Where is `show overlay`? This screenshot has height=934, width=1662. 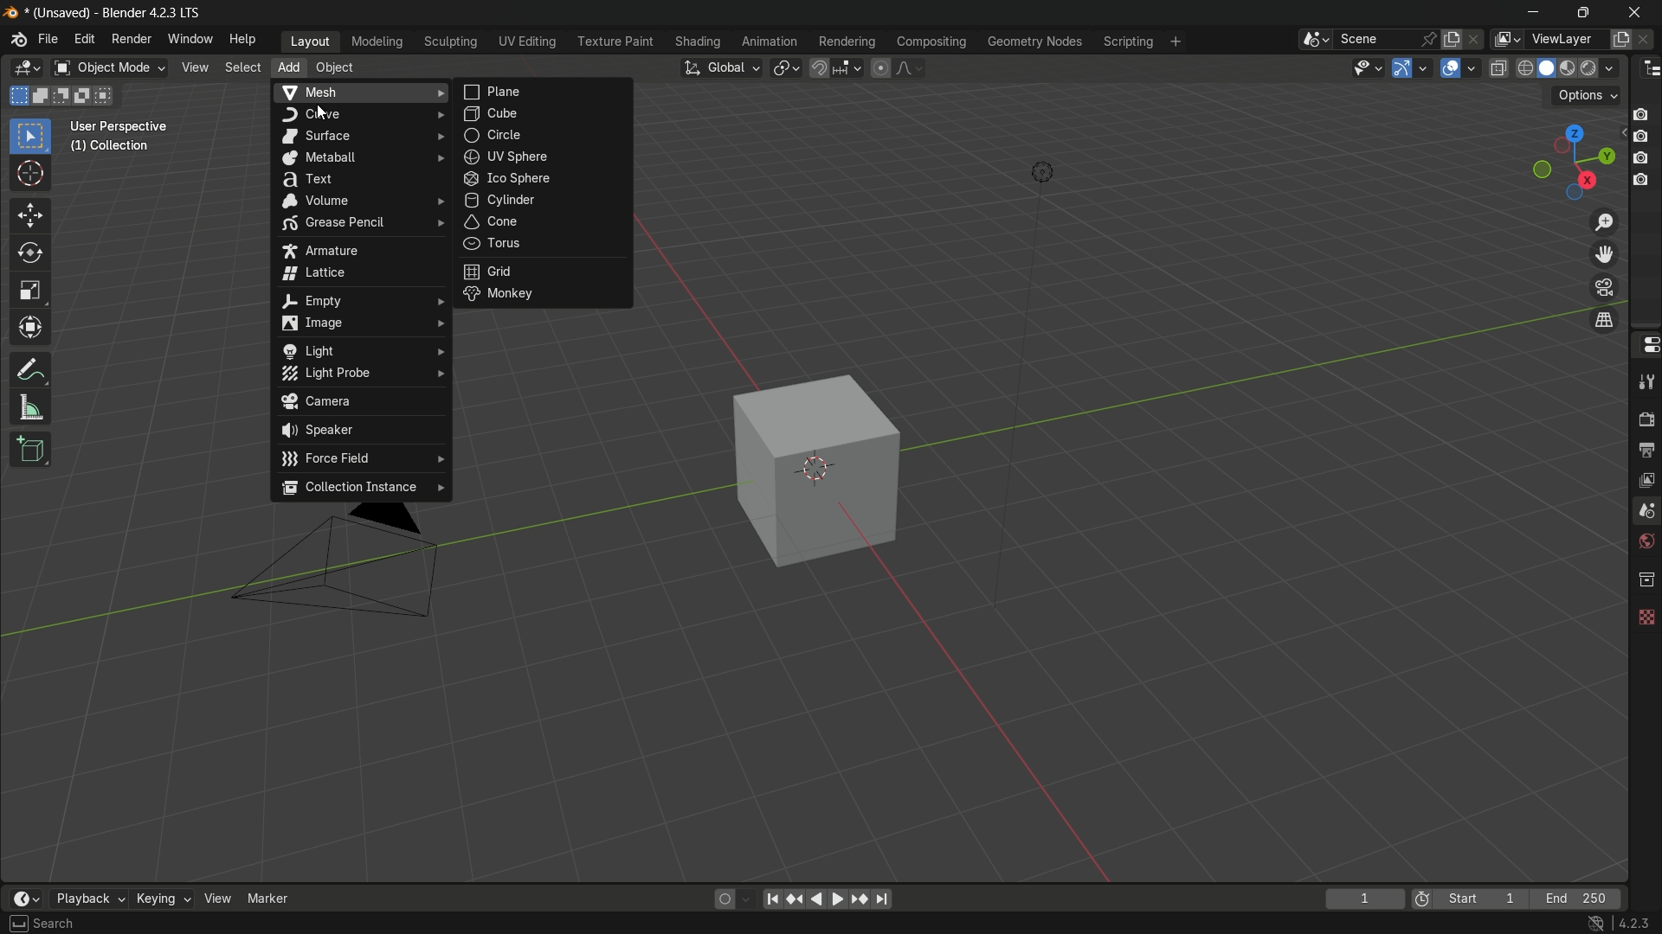 show overlay is located at coordinates (1452, 68).